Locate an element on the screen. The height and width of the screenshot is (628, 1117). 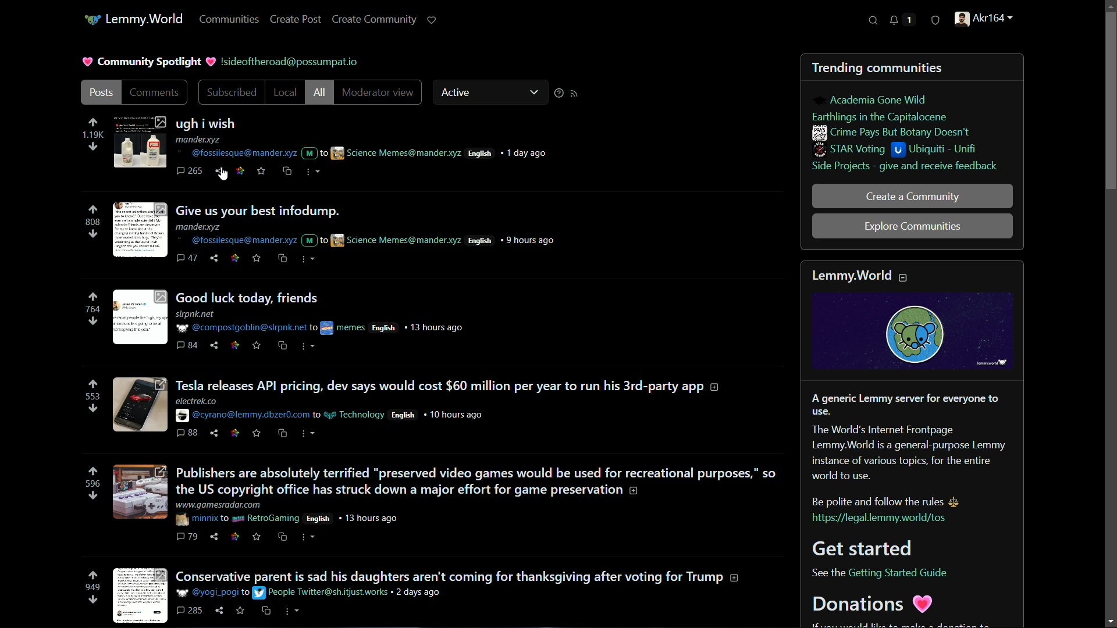
553 is located at coordinates (90, 397).